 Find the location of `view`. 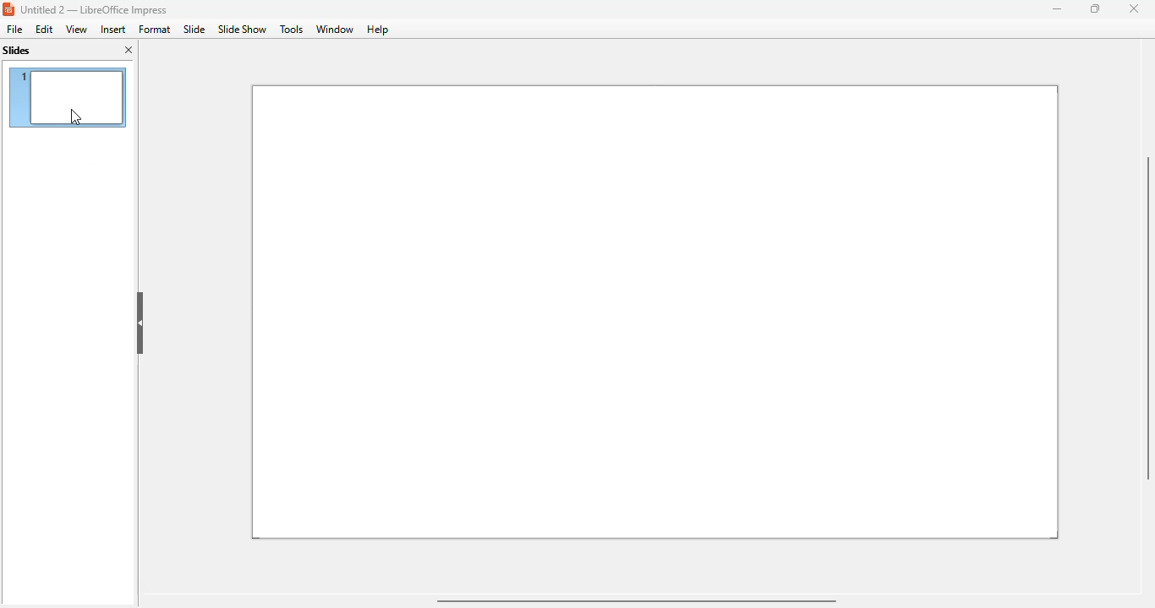

view is located at coordinates (76, 29).